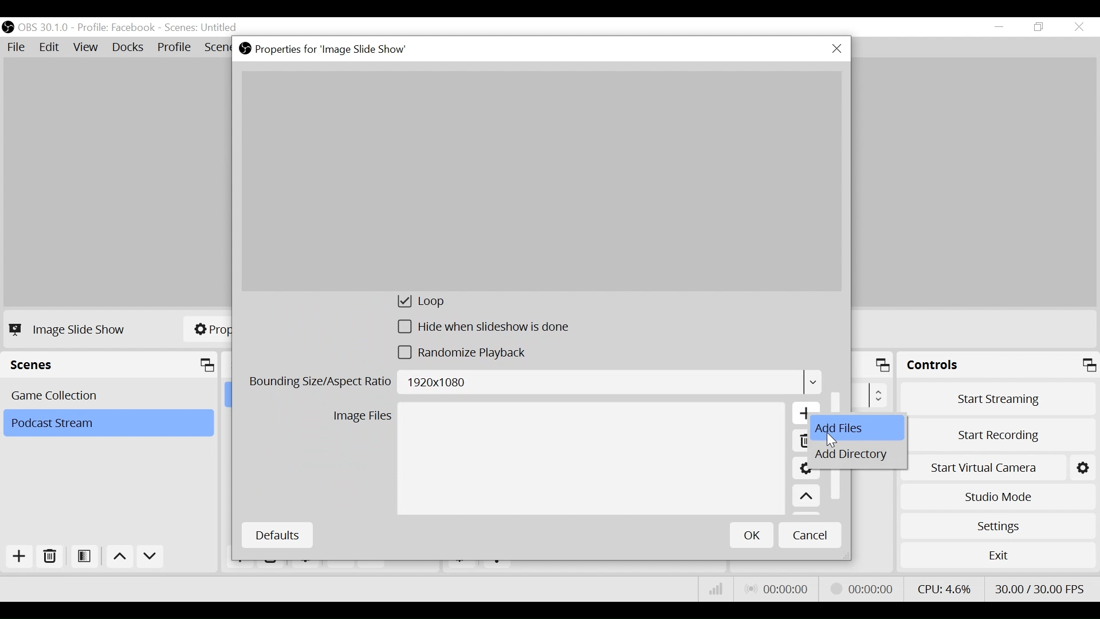 This screenshot has height=619, width=1100. I want to click on Cancel, so click(810, 534).